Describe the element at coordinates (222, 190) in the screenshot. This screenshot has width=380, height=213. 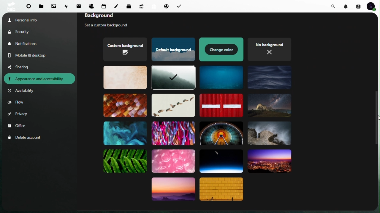
I see `Themes` at that location.